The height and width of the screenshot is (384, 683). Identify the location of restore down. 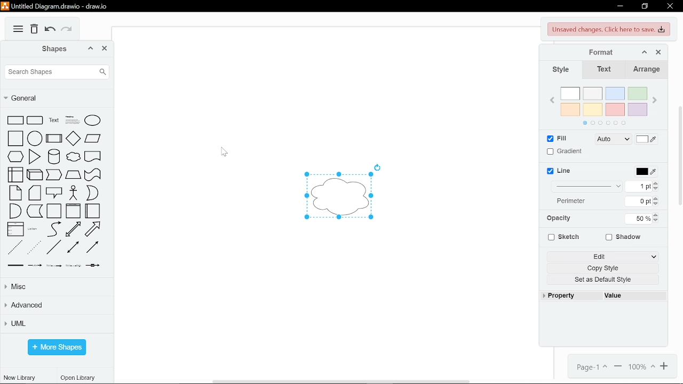
(645, 6).